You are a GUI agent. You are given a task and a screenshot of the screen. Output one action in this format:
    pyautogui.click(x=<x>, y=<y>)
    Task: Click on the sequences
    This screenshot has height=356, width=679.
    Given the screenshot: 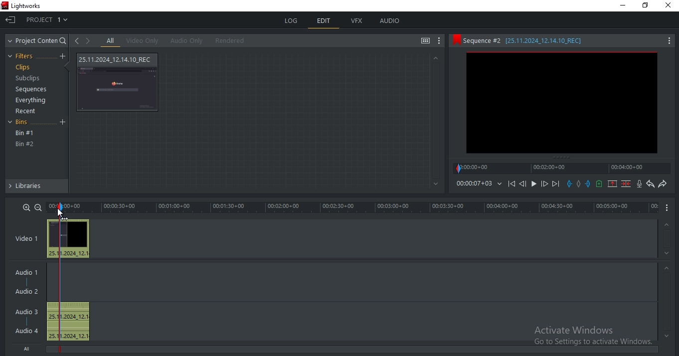 What is the action you would take?
    pyautogui.click(x=28, y=90)
    